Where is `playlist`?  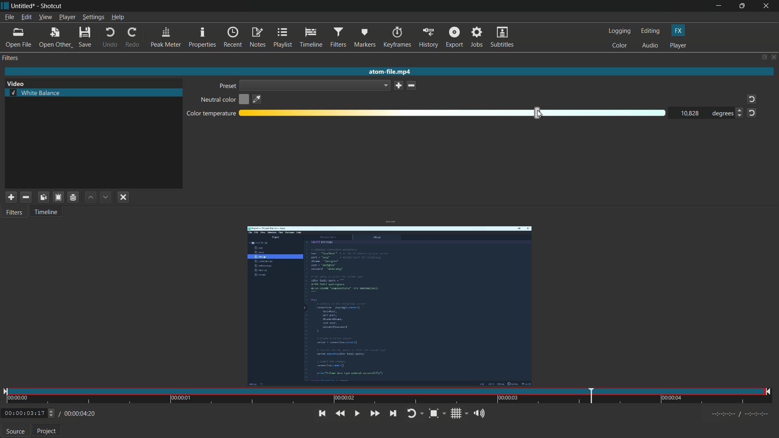
playlist is located at coordinates (282, 38).